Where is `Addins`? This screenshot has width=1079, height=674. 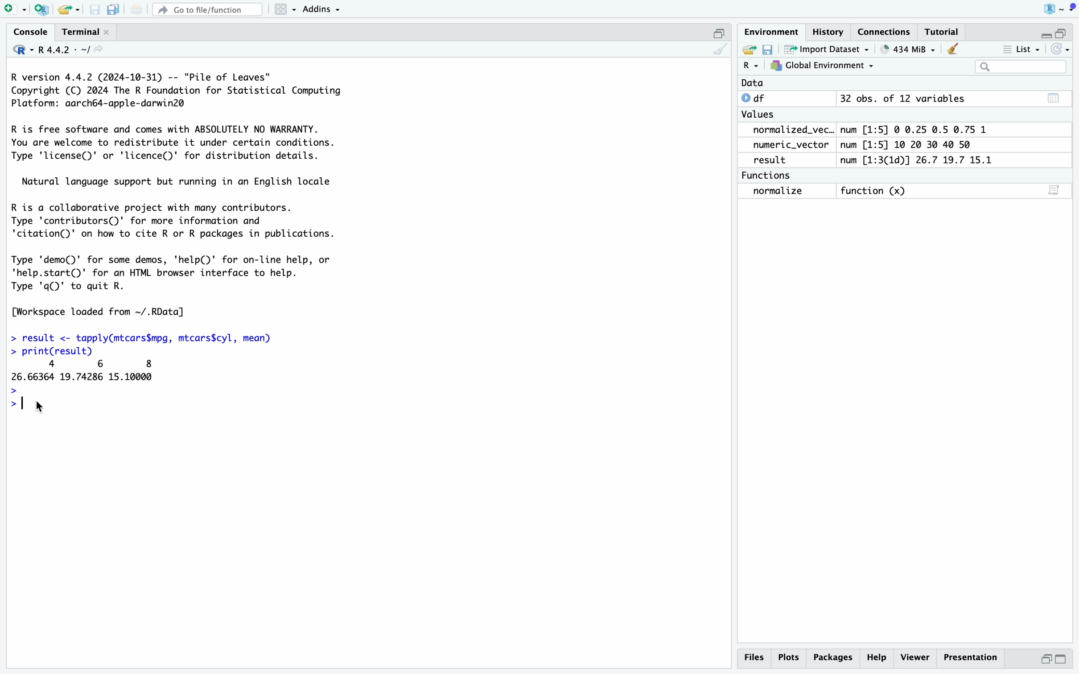
Addins is located at coordinates (322, 8).